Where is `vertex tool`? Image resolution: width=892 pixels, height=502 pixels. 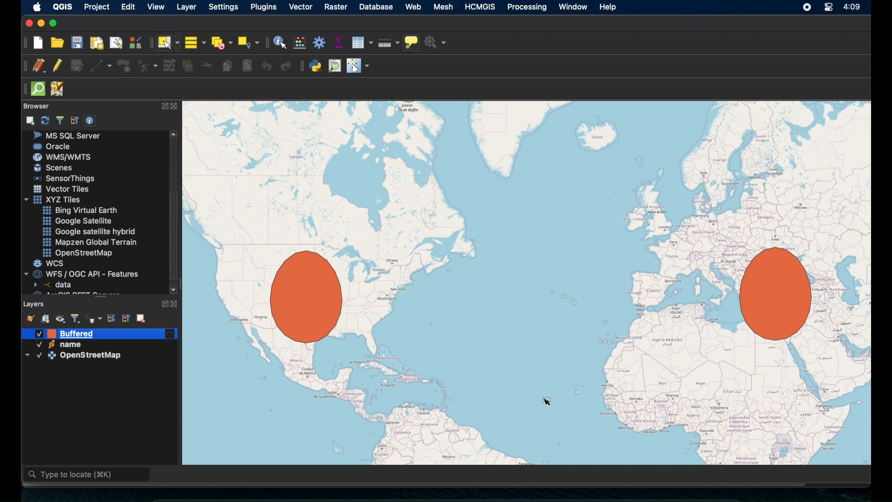 vertex tool is located at coordinates (147, 64).